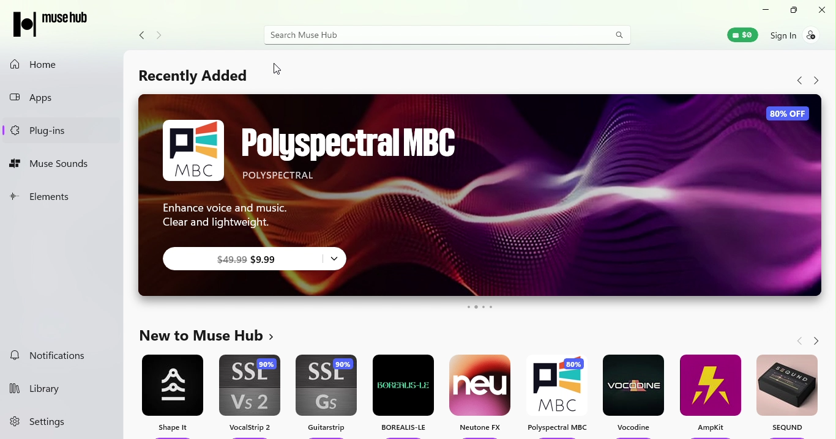 This screenshot has width=836, height=439. What do you see at coordinates (764, 8) in the screenshot?
I see `Minimize` at bounding box center [764, 8].